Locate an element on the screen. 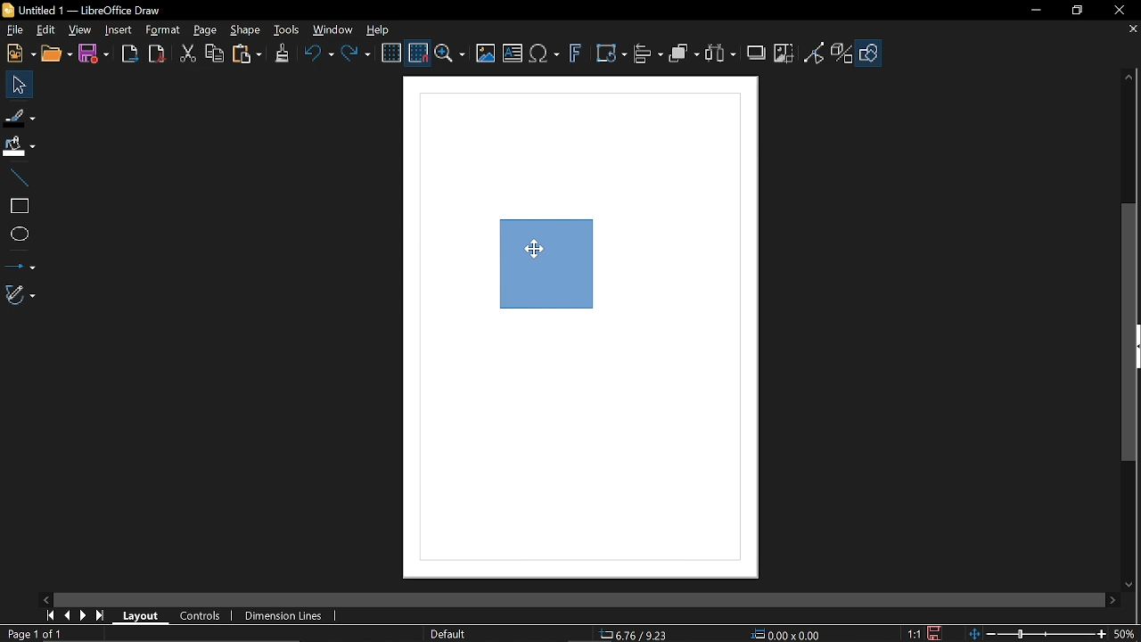 Image resolution: width=1141 pixels, height=642 pixels. layout is located at coordinates (141, 617).